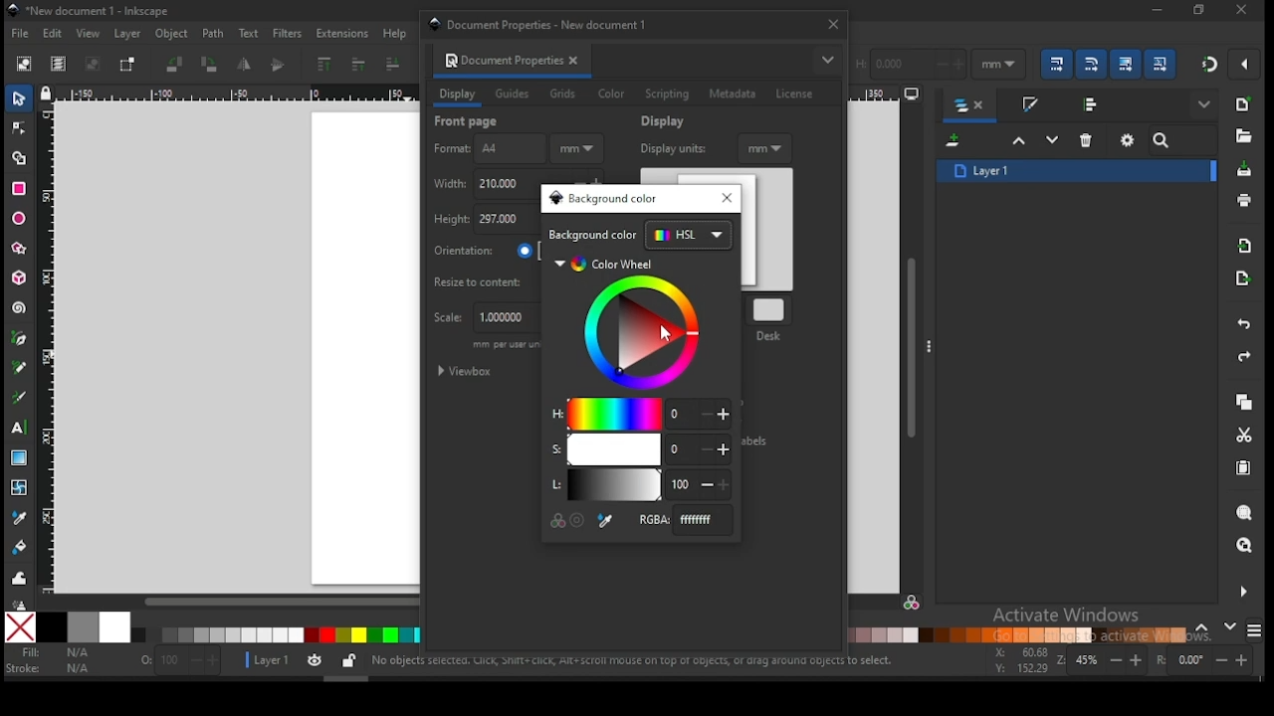 The height and width of the screenshot is (716, 1274). Describe the element at coordinates (666, 334) in the screenshot. I see `cursor` at that location.